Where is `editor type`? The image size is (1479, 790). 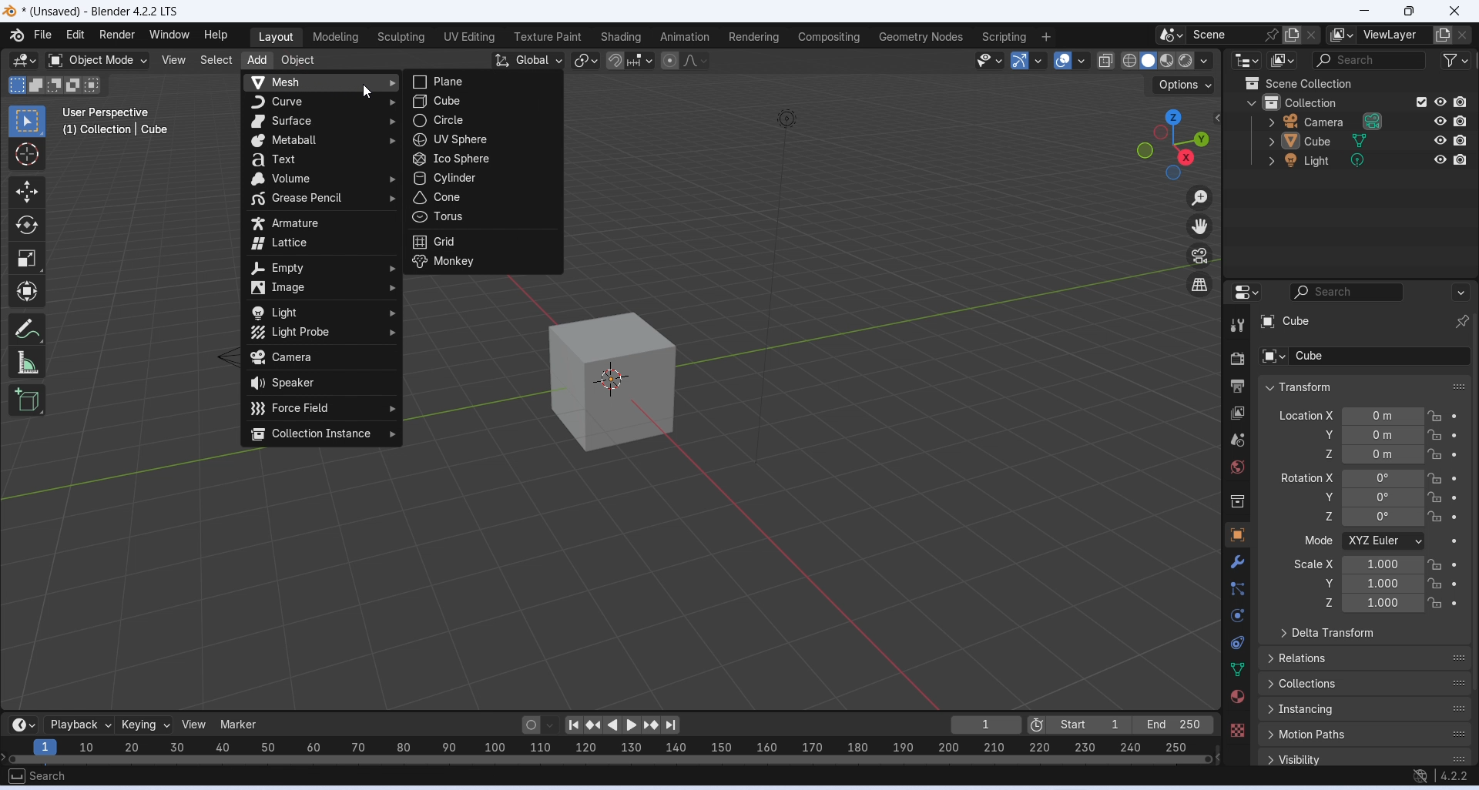
editor type is located at coordinates (1246, 290).